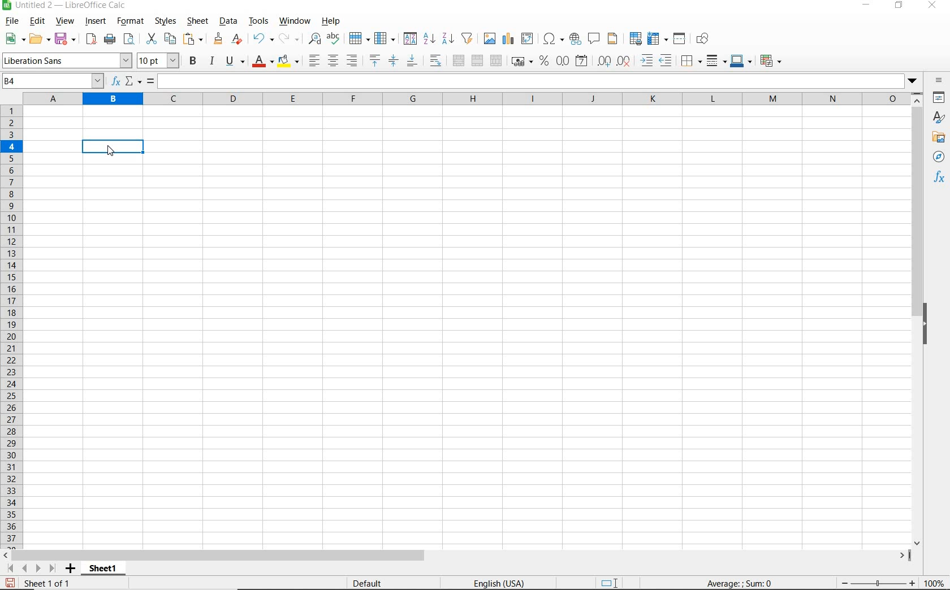  I want to click on scroll to next sheet, so click(31, 570).